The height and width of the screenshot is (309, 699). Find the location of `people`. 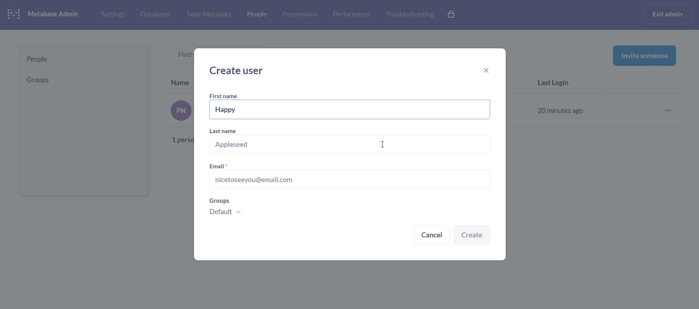

people is located at coordinates (84, 59).